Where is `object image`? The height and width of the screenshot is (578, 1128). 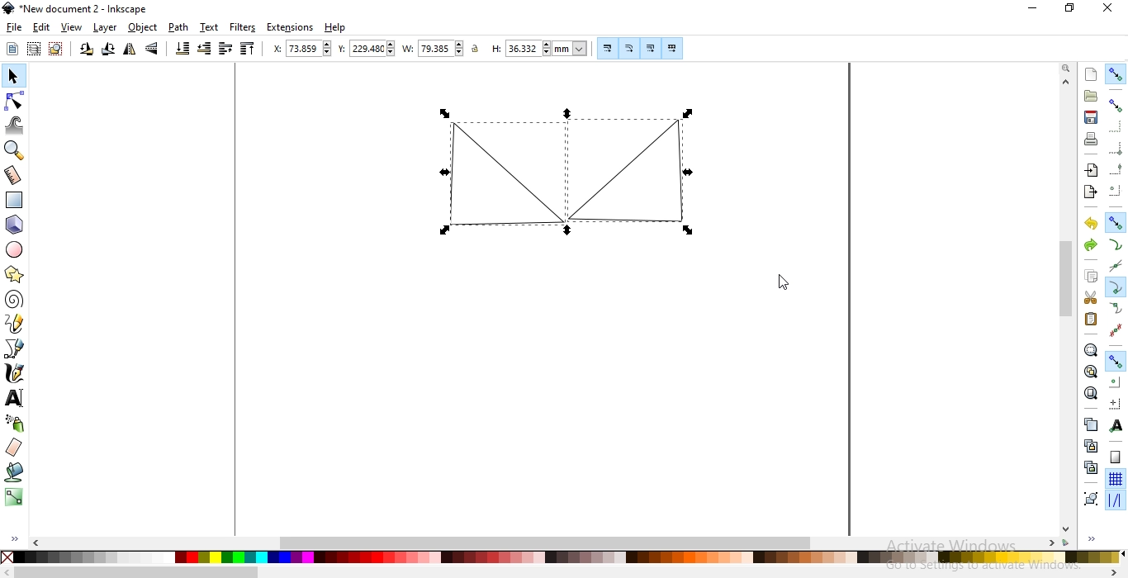
object image is located at coordinates (643, 170).